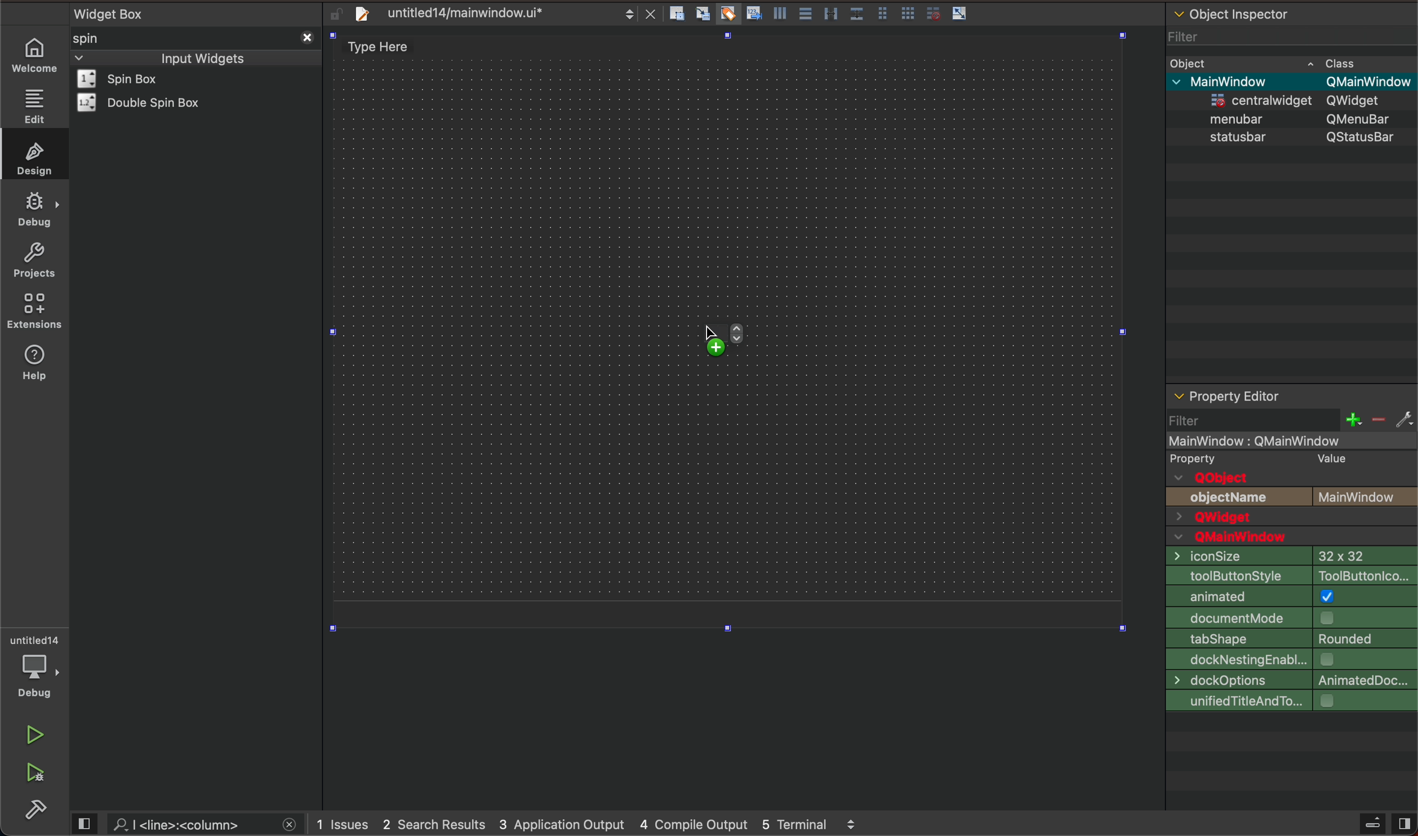 This screenshot has width=1418, height=836. Describe the element at coordinates (1362, 136) in the screenshot. I see `` at that location.